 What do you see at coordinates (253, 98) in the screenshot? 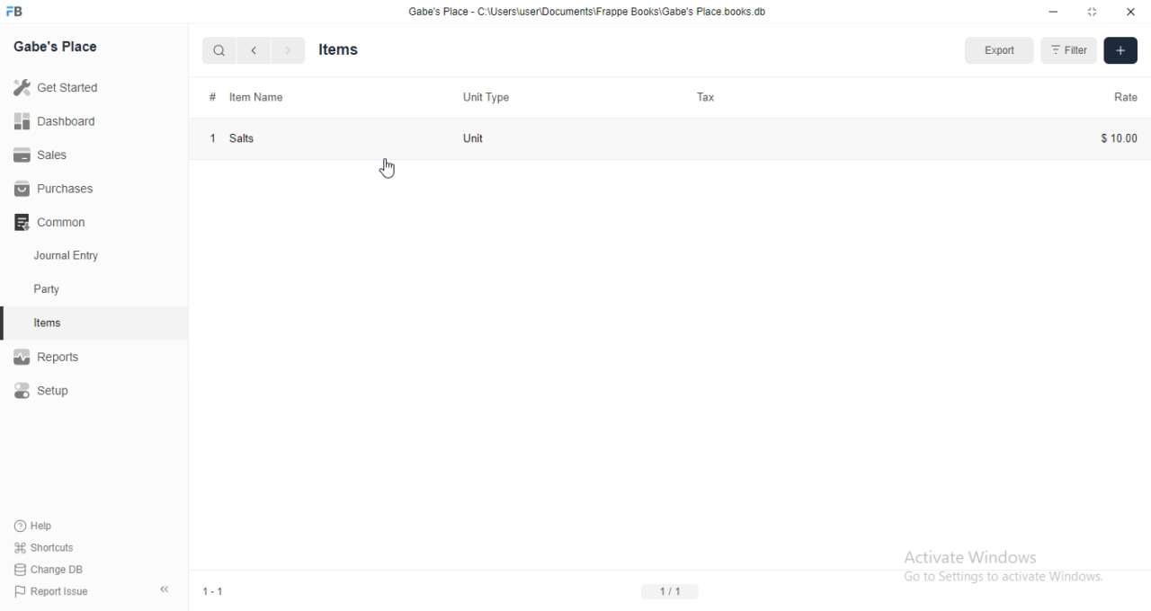
I see `Item Name` at bounding box center [253, 98].